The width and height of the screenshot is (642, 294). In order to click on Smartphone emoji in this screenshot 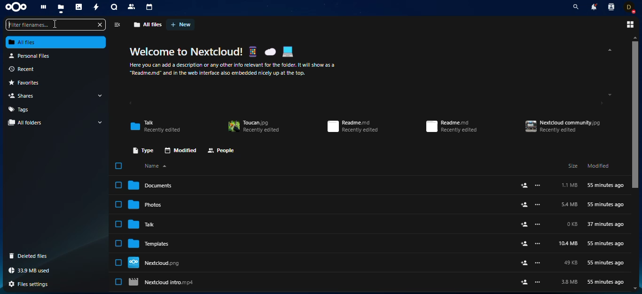, I will do `click(252, 51)`.